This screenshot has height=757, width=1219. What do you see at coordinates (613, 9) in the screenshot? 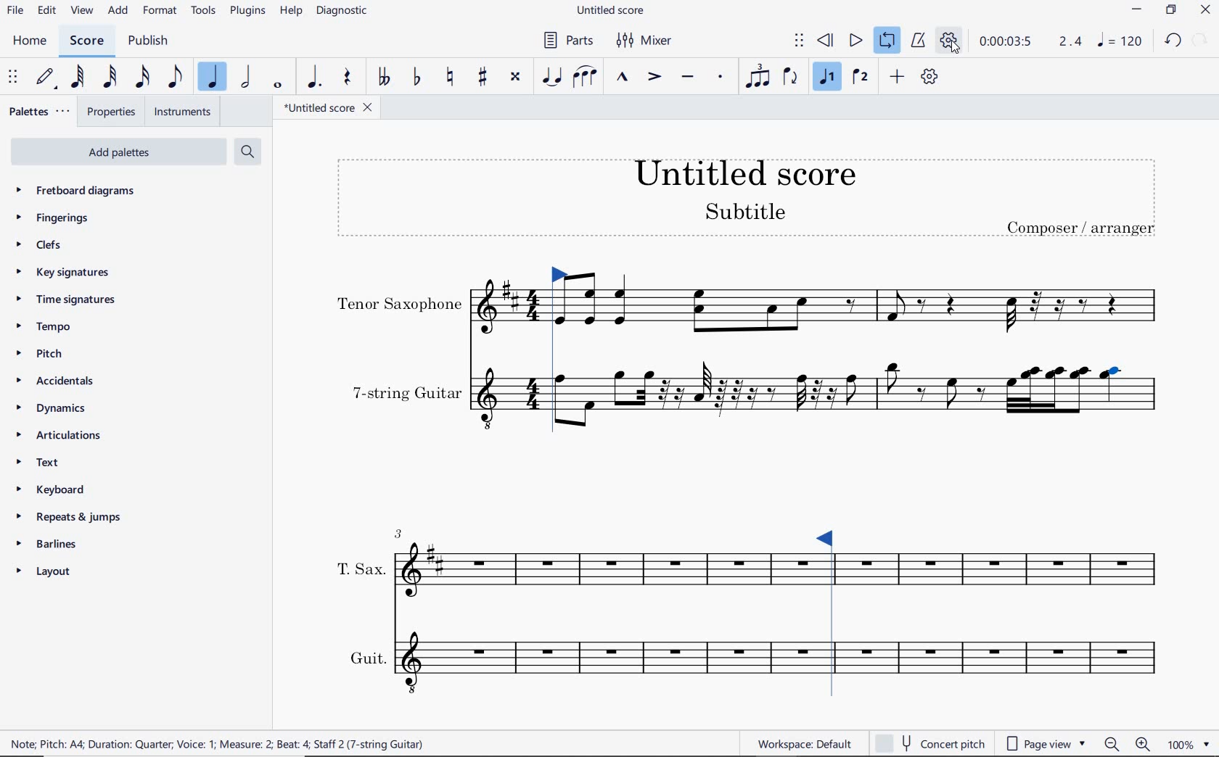
I see `FILE NAME` at bounding box center [613, 9].